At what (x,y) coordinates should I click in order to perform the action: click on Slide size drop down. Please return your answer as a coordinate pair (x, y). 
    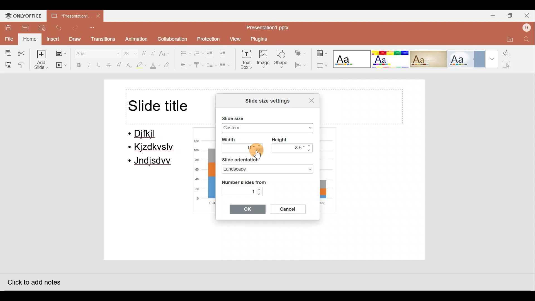
    Looking at the image, I should click on (302, 128).